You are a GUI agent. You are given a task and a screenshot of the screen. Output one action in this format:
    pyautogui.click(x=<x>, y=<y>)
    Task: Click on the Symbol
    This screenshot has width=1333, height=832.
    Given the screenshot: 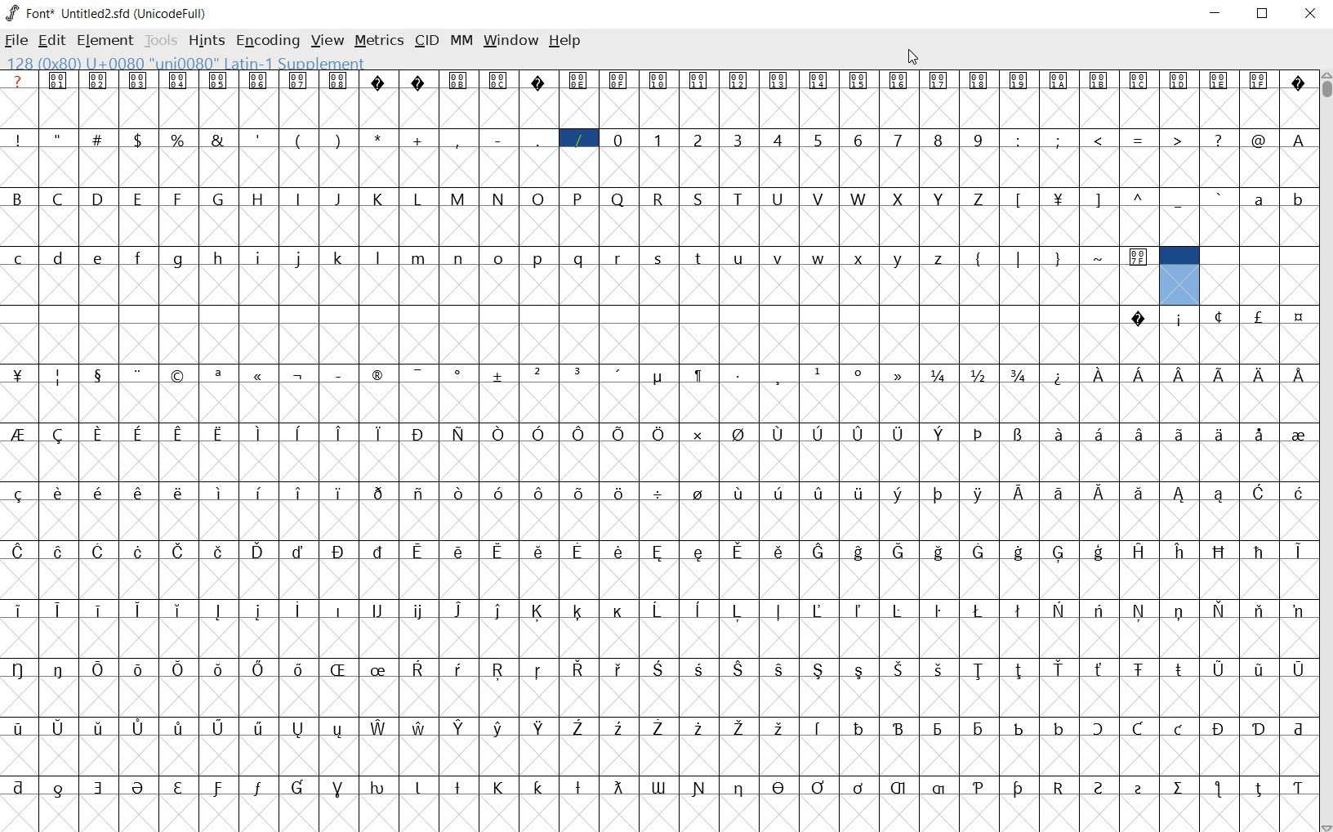 What is the action you would take?
    pyautogui.click(x=617, y=786)
    